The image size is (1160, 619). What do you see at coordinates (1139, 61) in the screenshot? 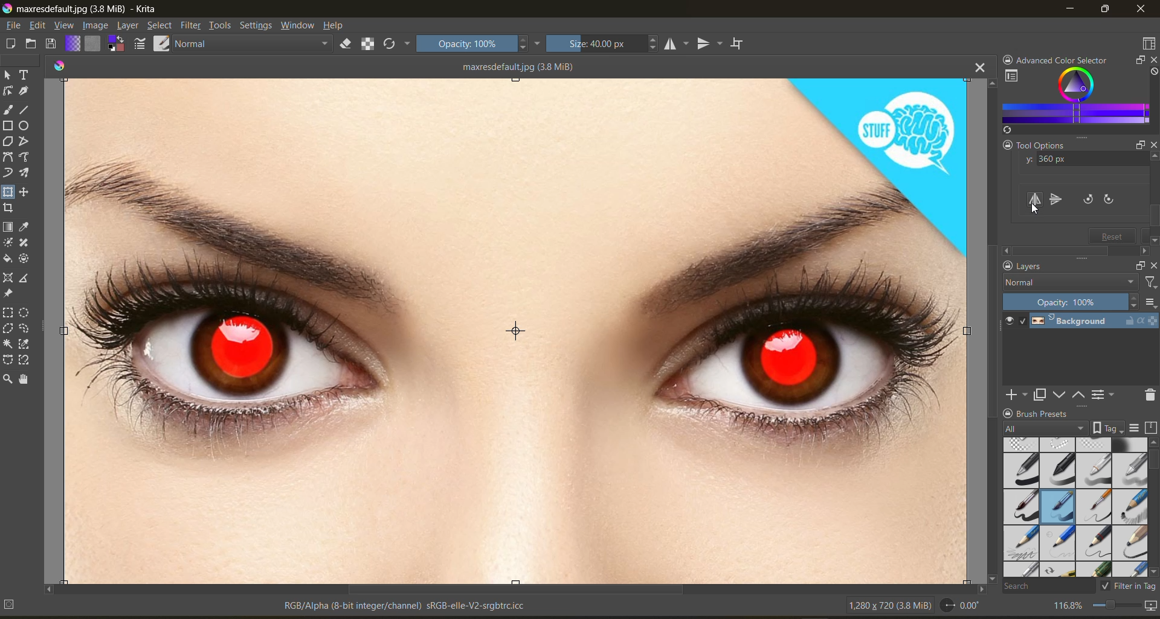
I see `float docker` at bounding box center [1139, 61].